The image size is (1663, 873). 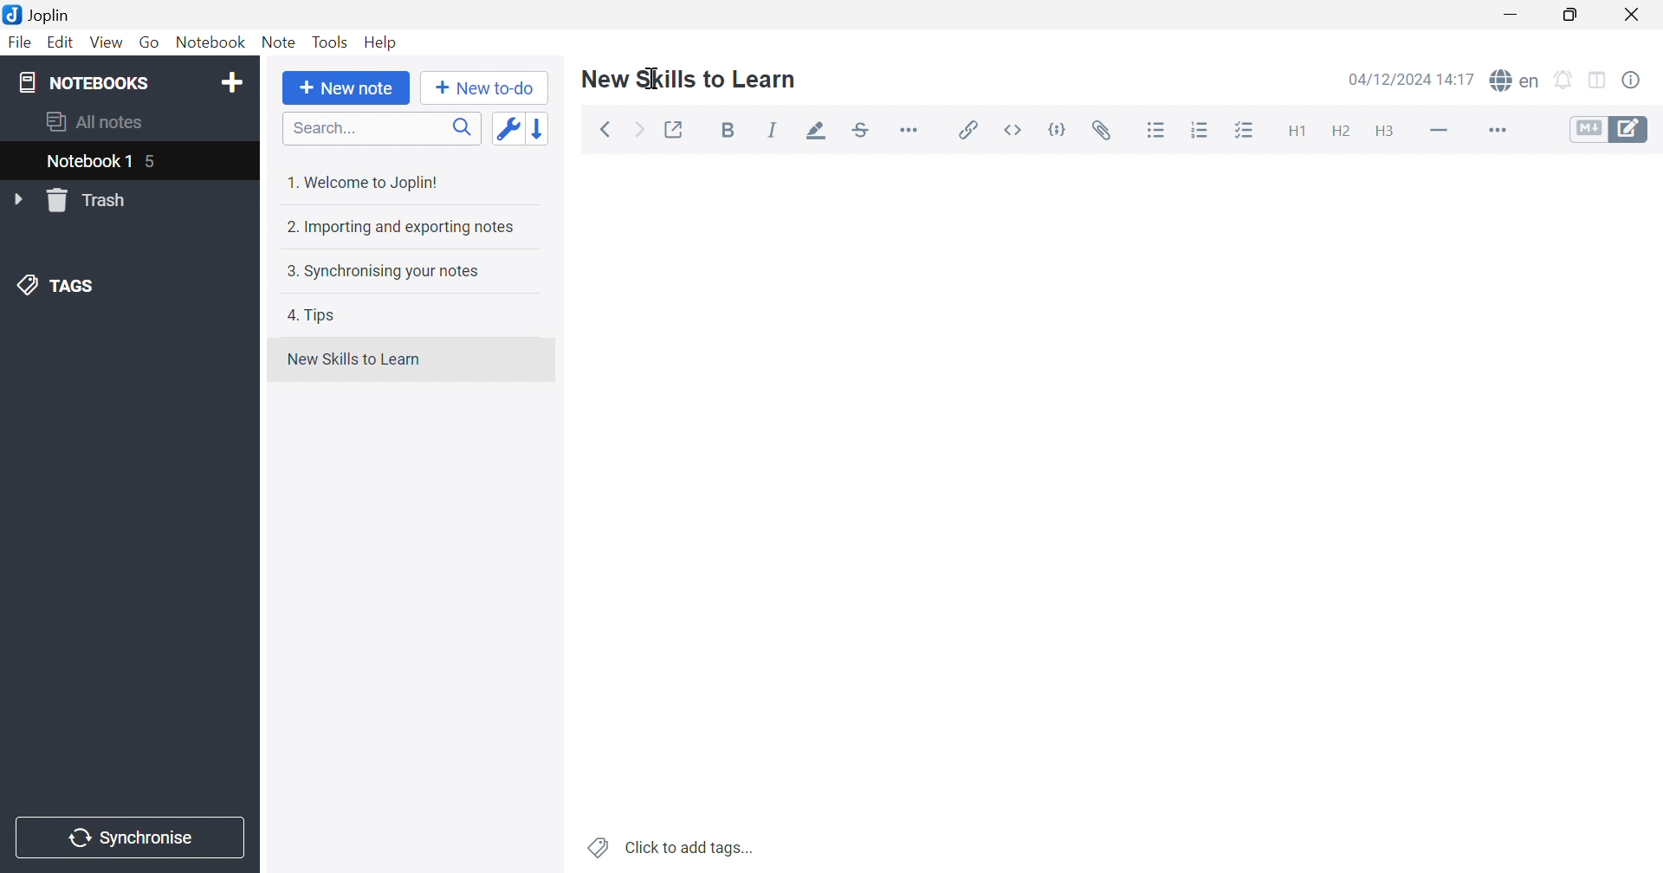 What do you see at coordinates (58, 42) in the screenshot?
I see `Edit` at bounding box center [58, 42].